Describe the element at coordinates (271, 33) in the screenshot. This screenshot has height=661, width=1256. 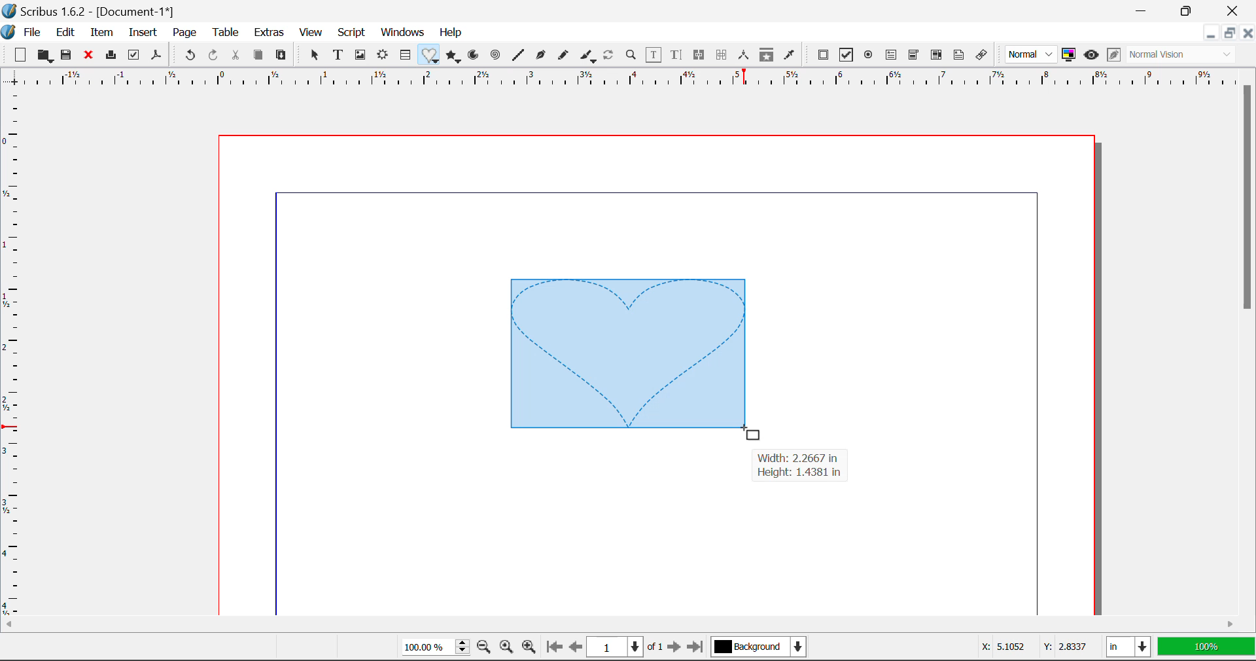
I see `Extras` at that location.